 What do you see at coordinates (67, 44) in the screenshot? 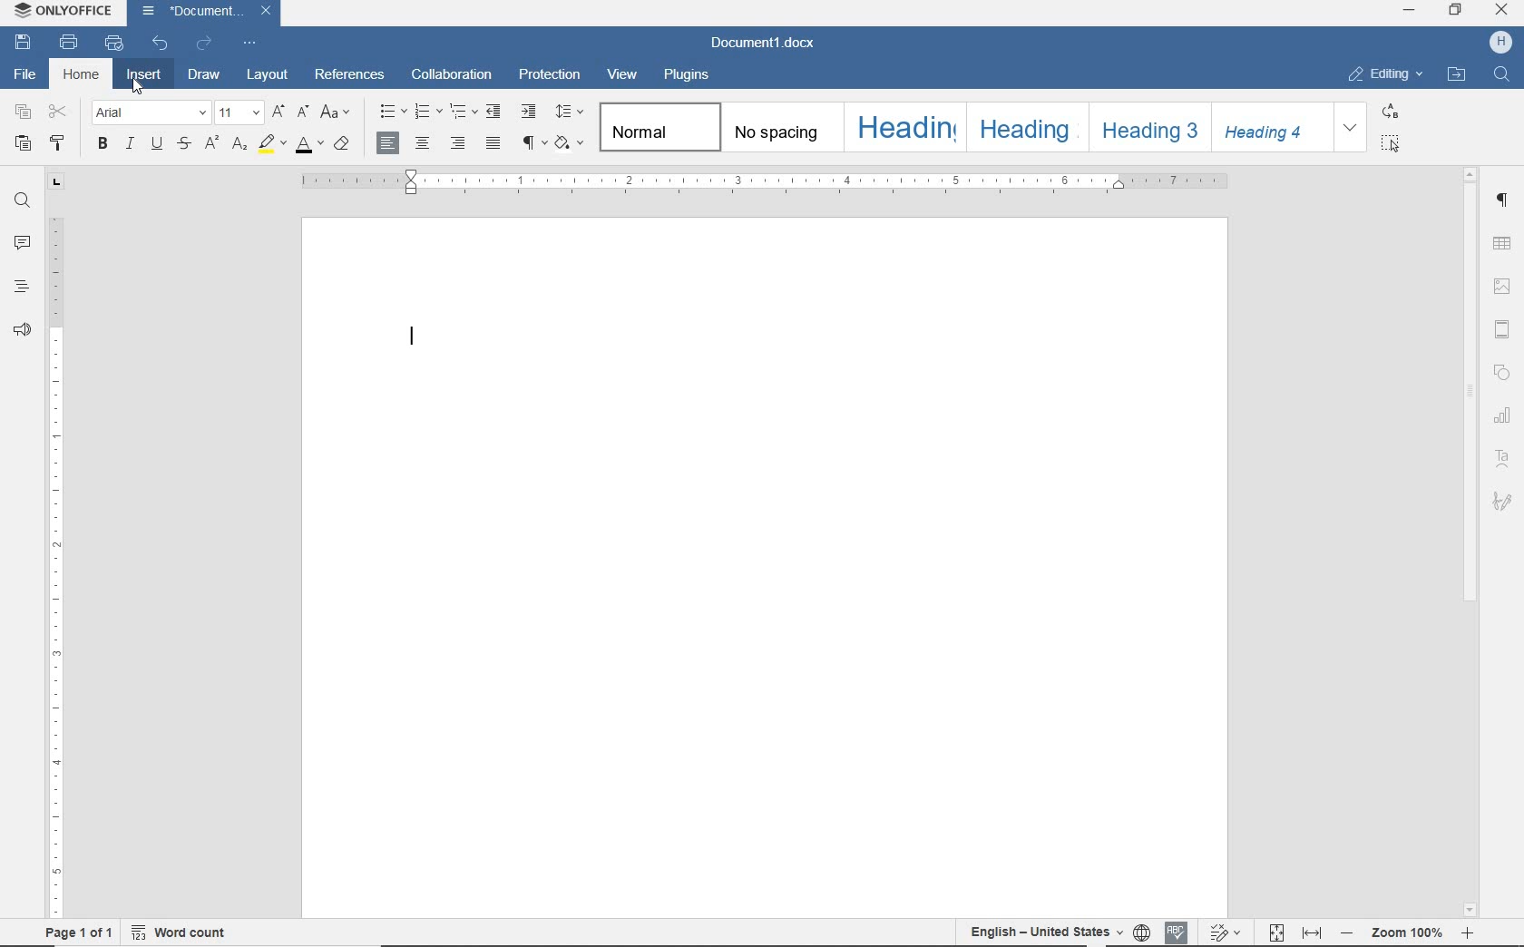
I see `print` at bounding box center [67, 44].